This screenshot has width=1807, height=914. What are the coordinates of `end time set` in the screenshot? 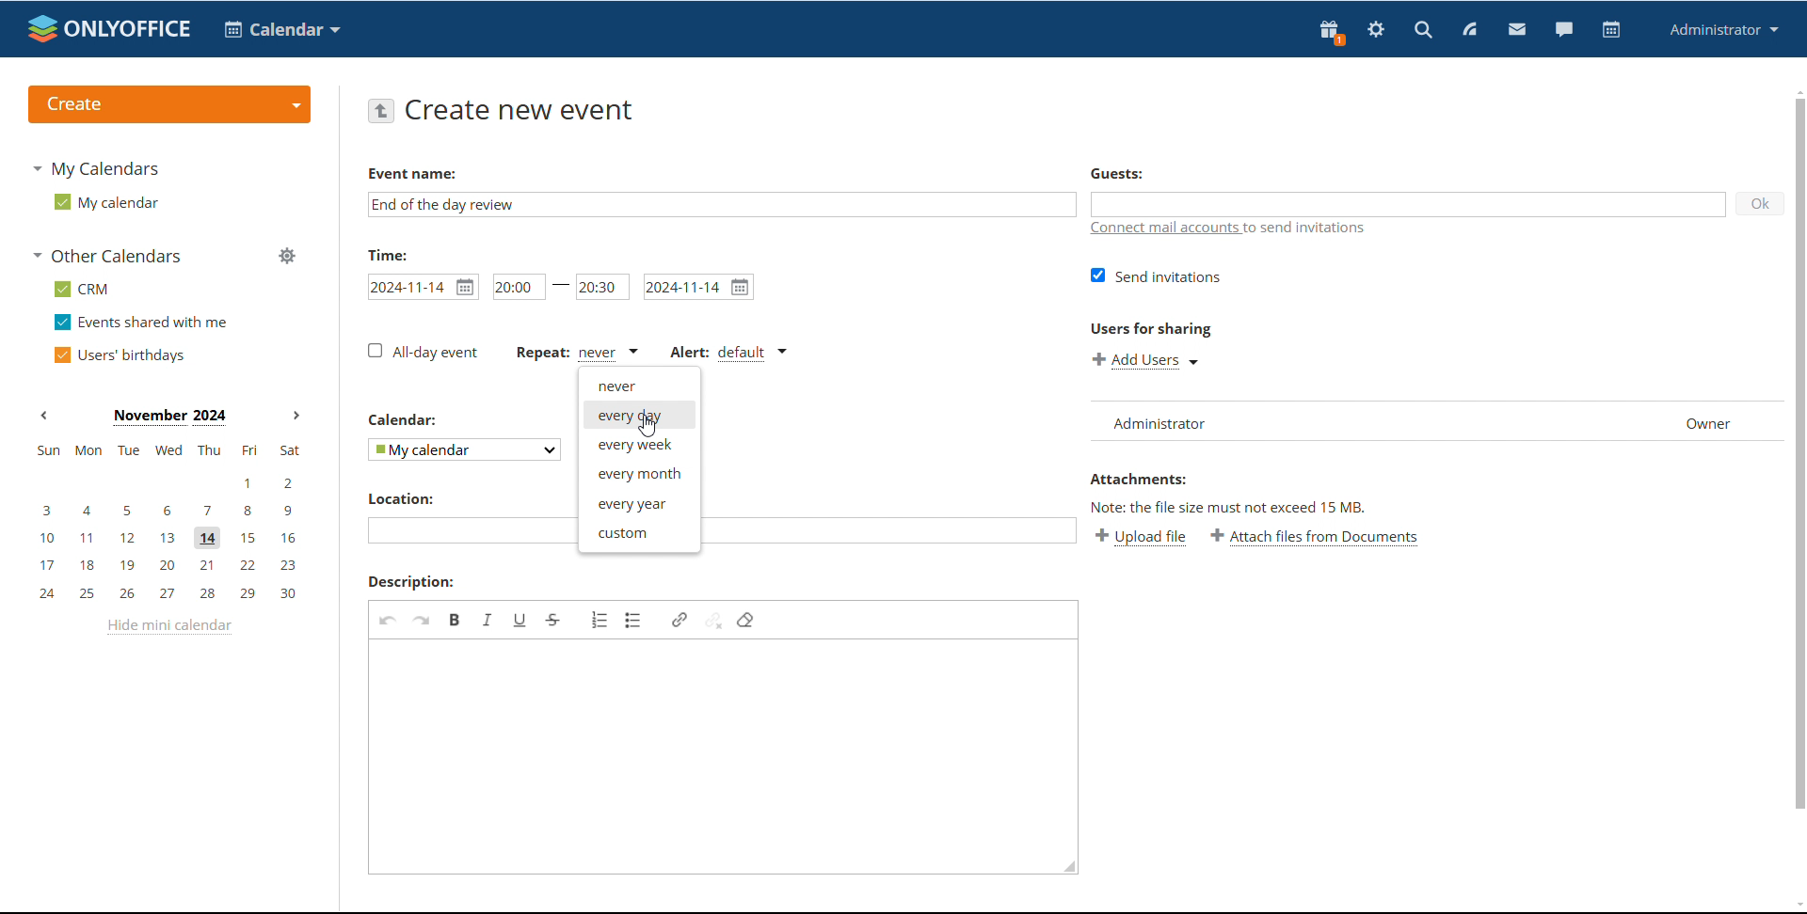 It's located at (603, 286).